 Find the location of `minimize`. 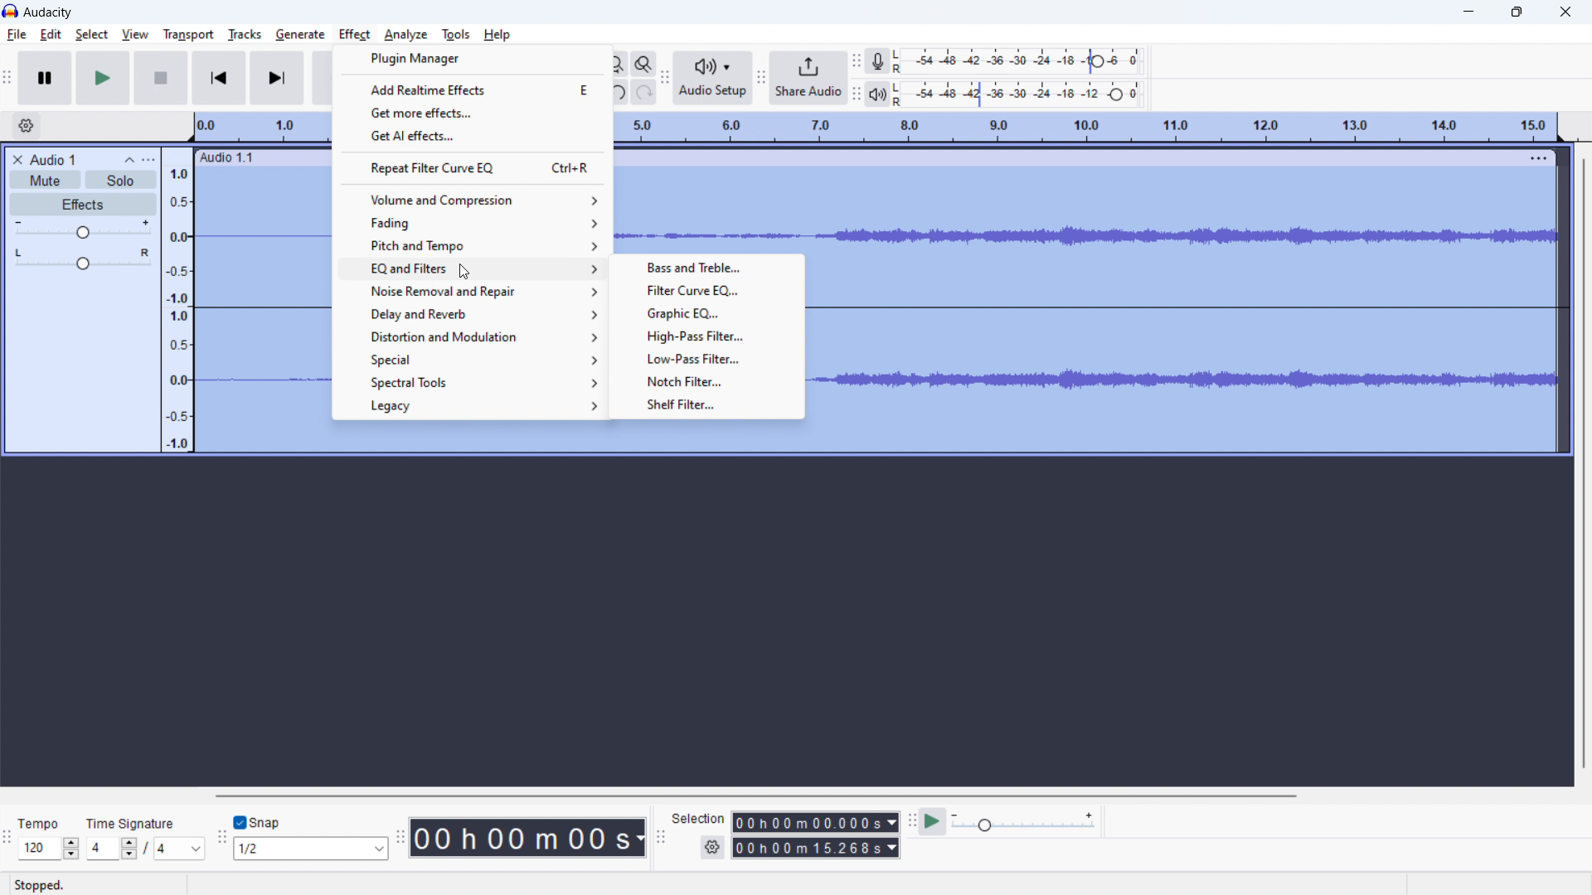

minimize is located at coordinates (1469, 11).